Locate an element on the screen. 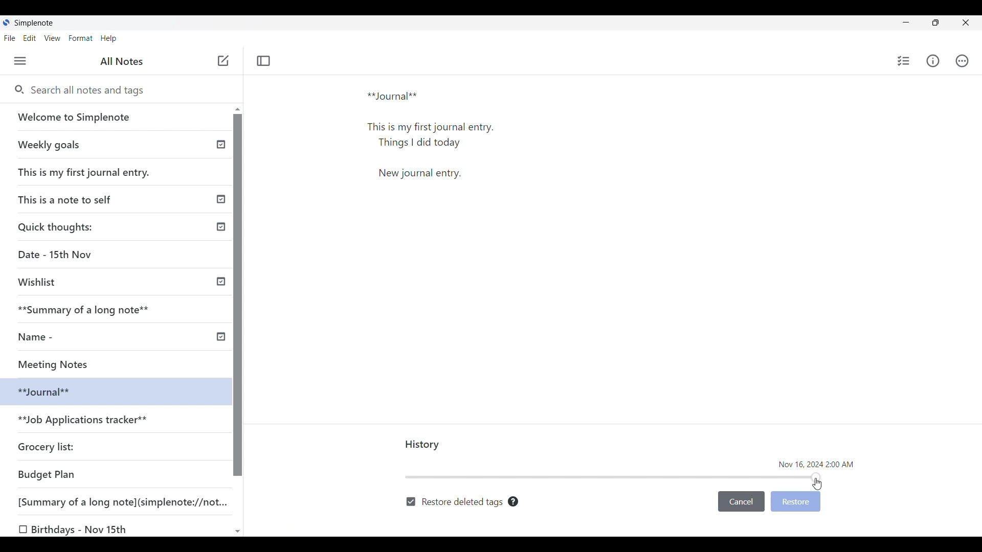  Quick thoughts: is located at coordinates (57, 226).